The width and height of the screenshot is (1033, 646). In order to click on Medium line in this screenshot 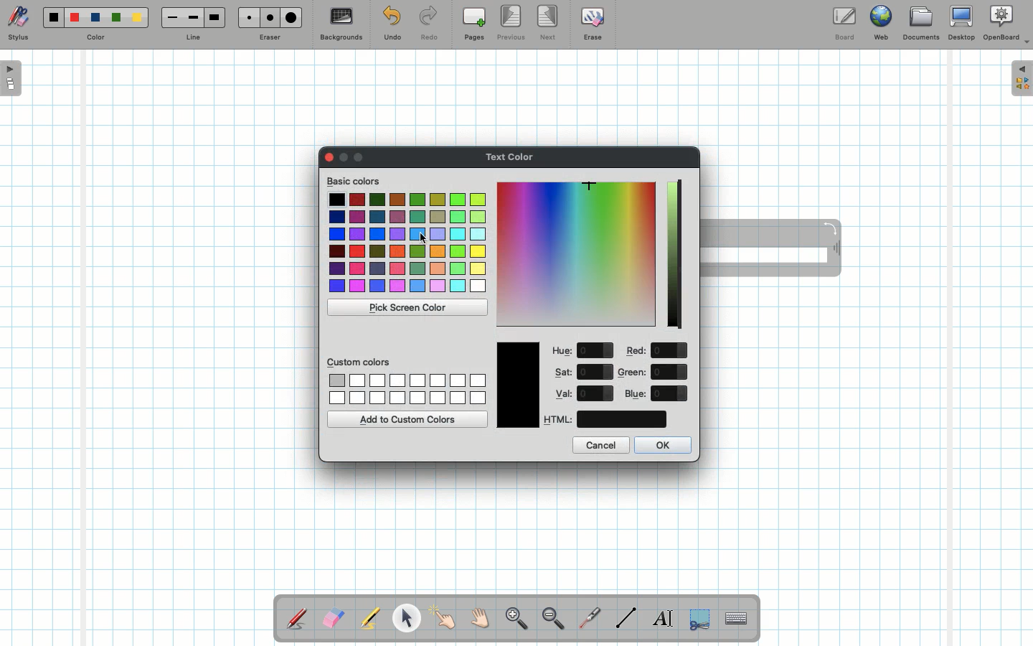, I will do `click(193, 17)`.